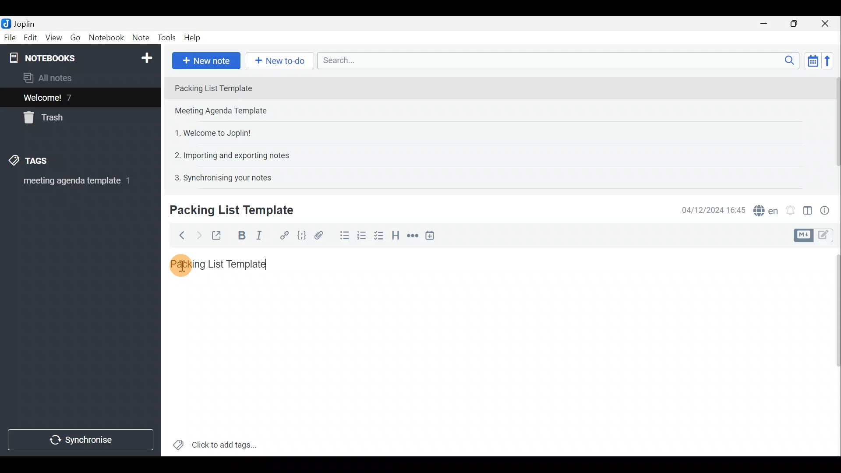  What do you see at coordinates (168, 38) in the screenshot?
I see `Tools` at bounding box center [168, 38].